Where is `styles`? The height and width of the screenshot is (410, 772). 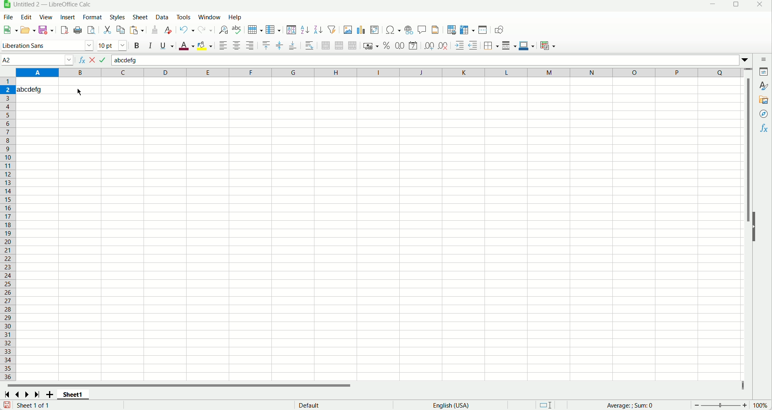
styles is located at coordinates (118, 17).